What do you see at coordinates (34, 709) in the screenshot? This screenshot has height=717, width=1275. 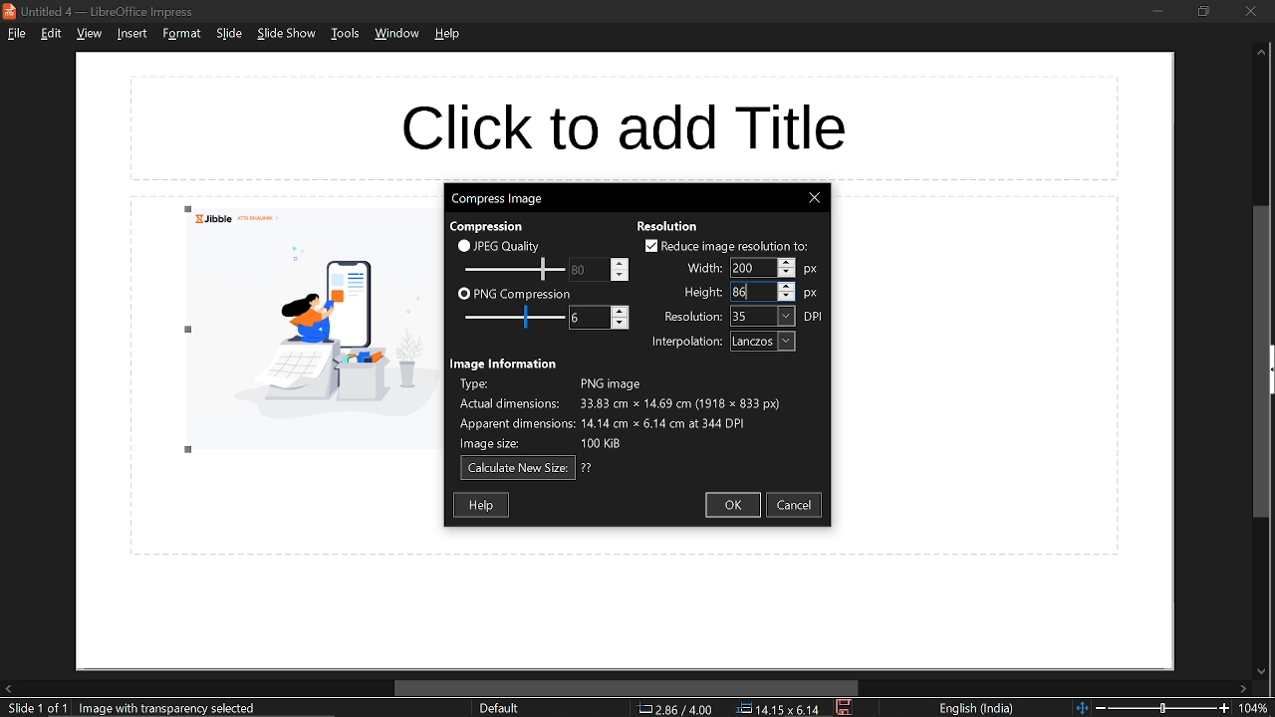 I see `current slide` at bounding box center [34, 709].